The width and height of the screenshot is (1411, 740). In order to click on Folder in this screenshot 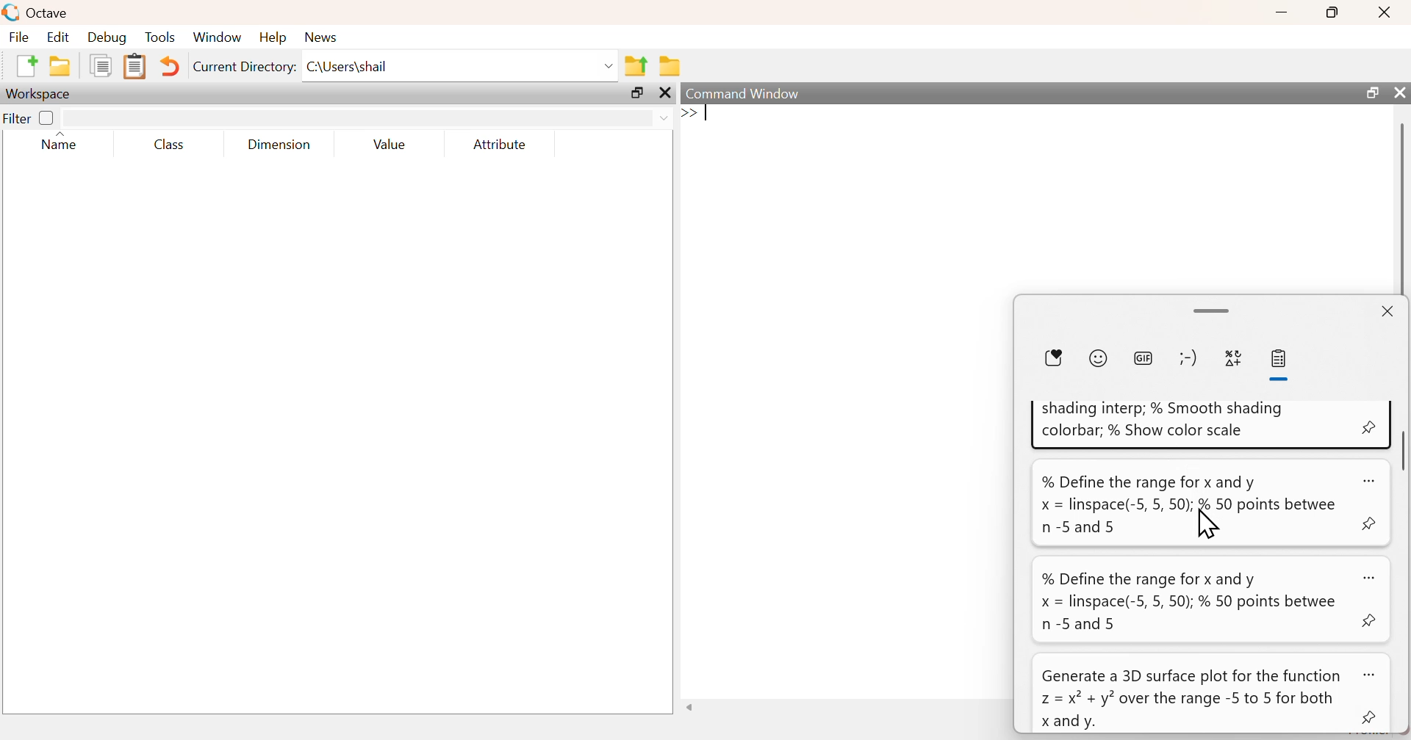, I will do `click(670, 66)`.